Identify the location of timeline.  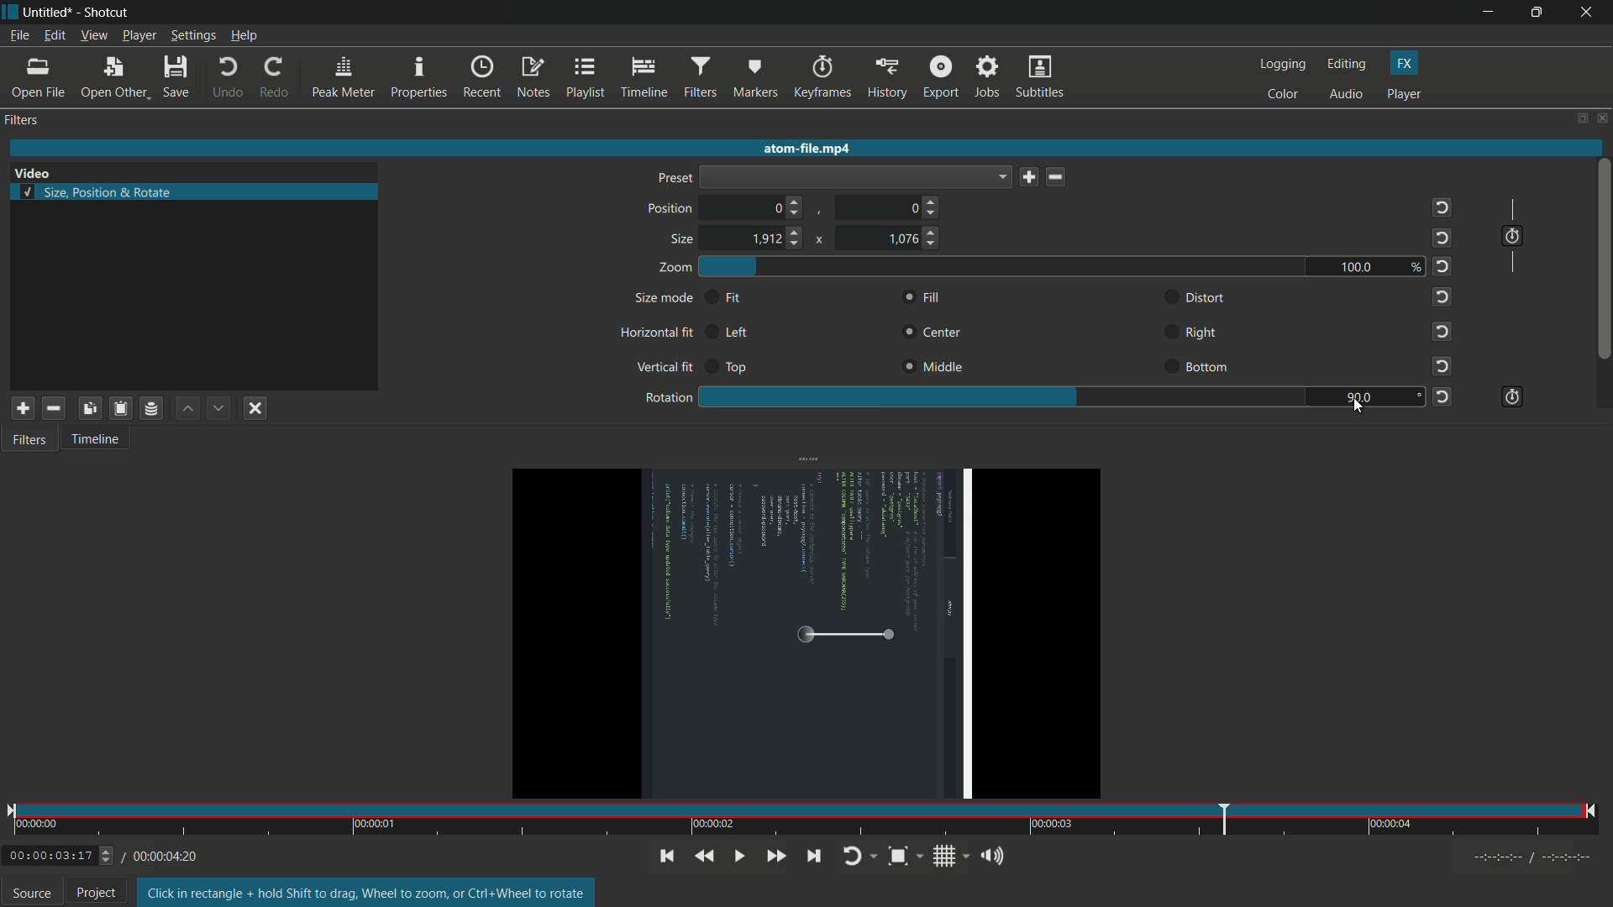
(93, 438).